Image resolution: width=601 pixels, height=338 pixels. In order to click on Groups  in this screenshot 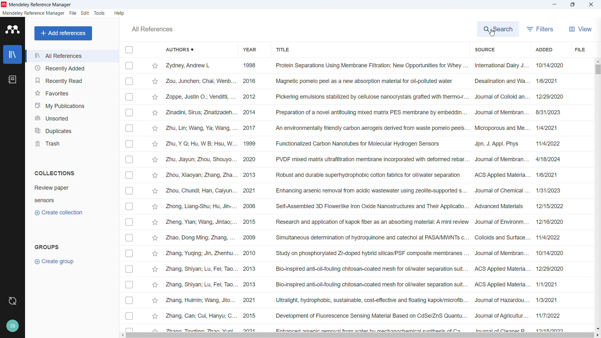, I will do `click(47, 247)`.